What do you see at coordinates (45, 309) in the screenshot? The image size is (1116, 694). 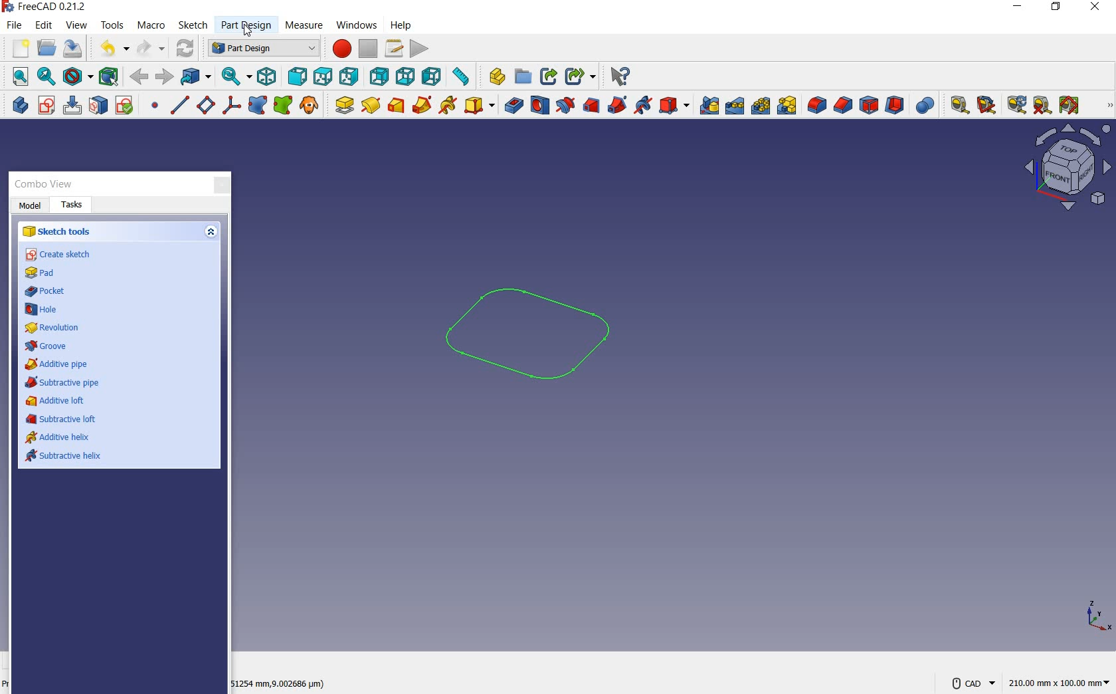 I see `hole` at bounding box center [45, 309].